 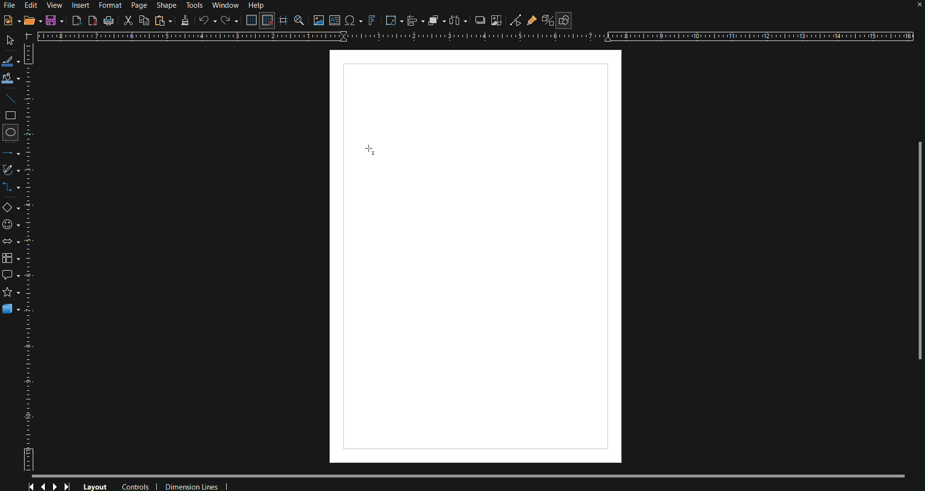 I want to click on Print, so click(x=109, y=21).